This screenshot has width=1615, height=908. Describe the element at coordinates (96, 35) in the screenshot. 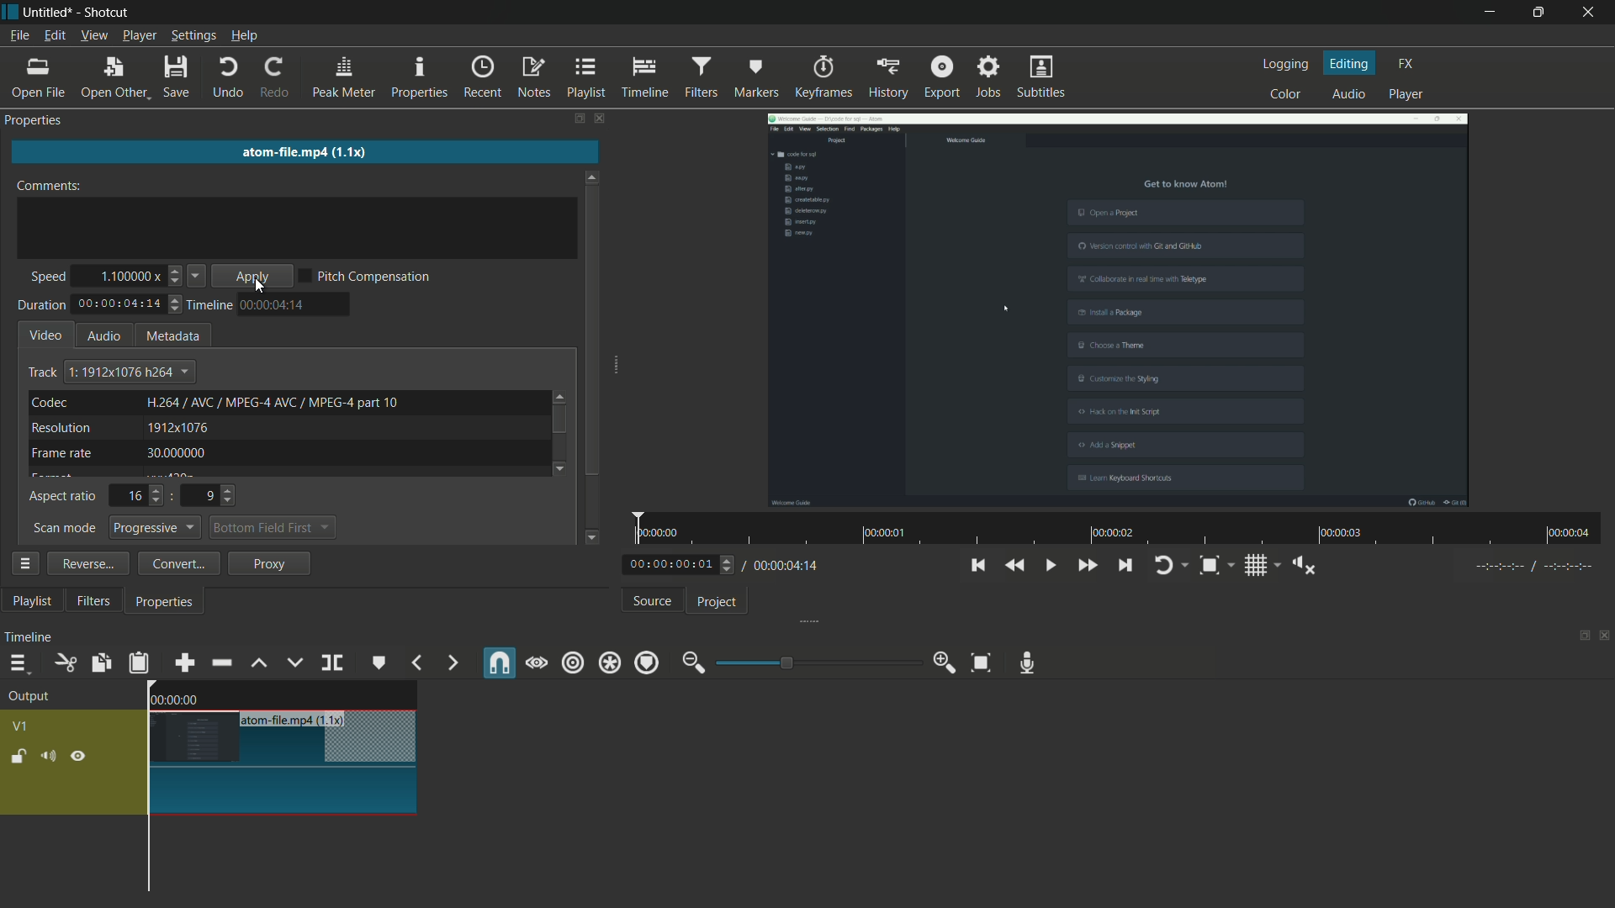

I see `view menu` at that location.